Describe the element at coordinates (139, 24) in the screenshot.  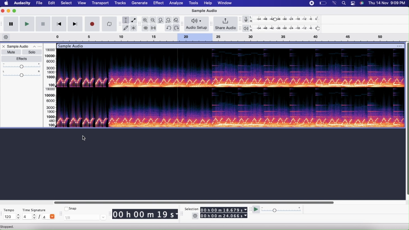
I see `move toolbar` at that location.